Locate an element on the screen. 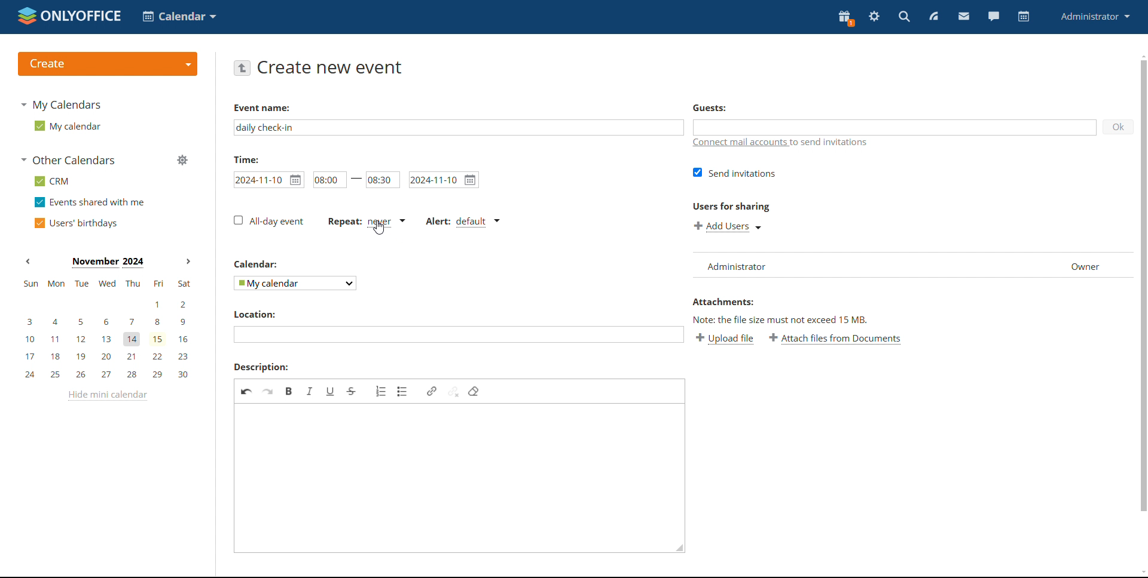 Image resolution: width=1148 pixels, height=578 pixels. time: is located at coordinates (251, 159).